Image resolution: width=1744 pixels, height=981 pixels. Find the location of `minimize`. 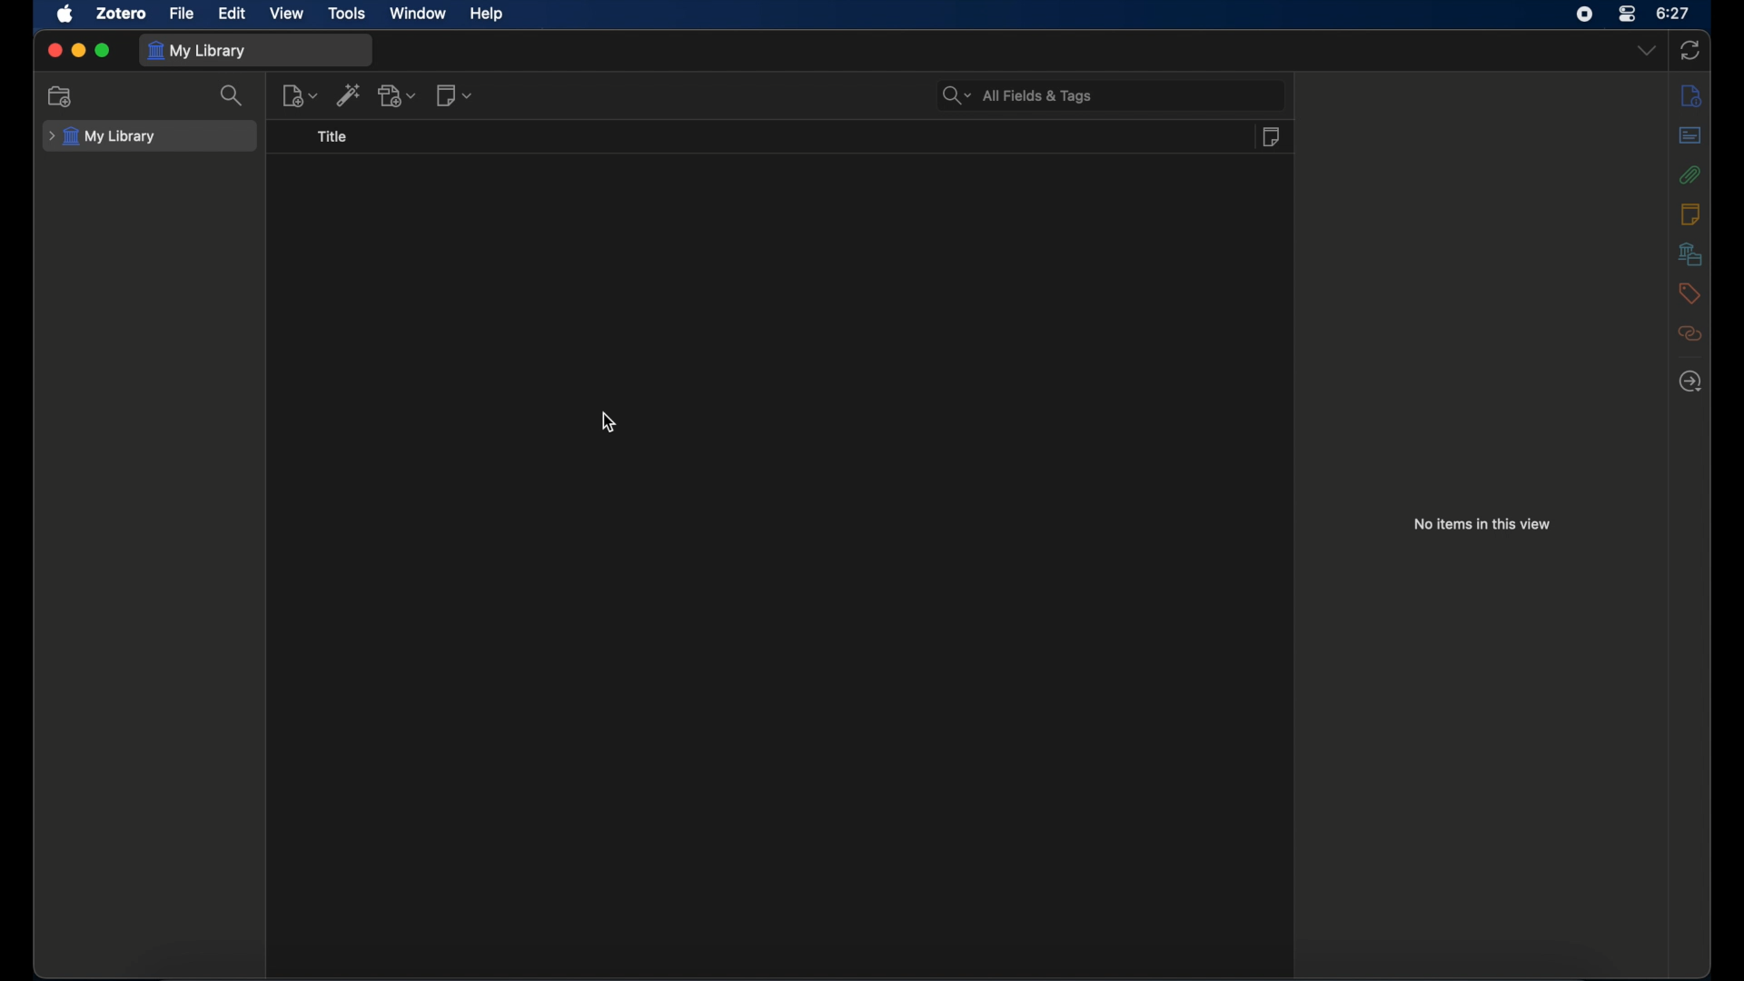

minimize is located at coordinates (80, 51).